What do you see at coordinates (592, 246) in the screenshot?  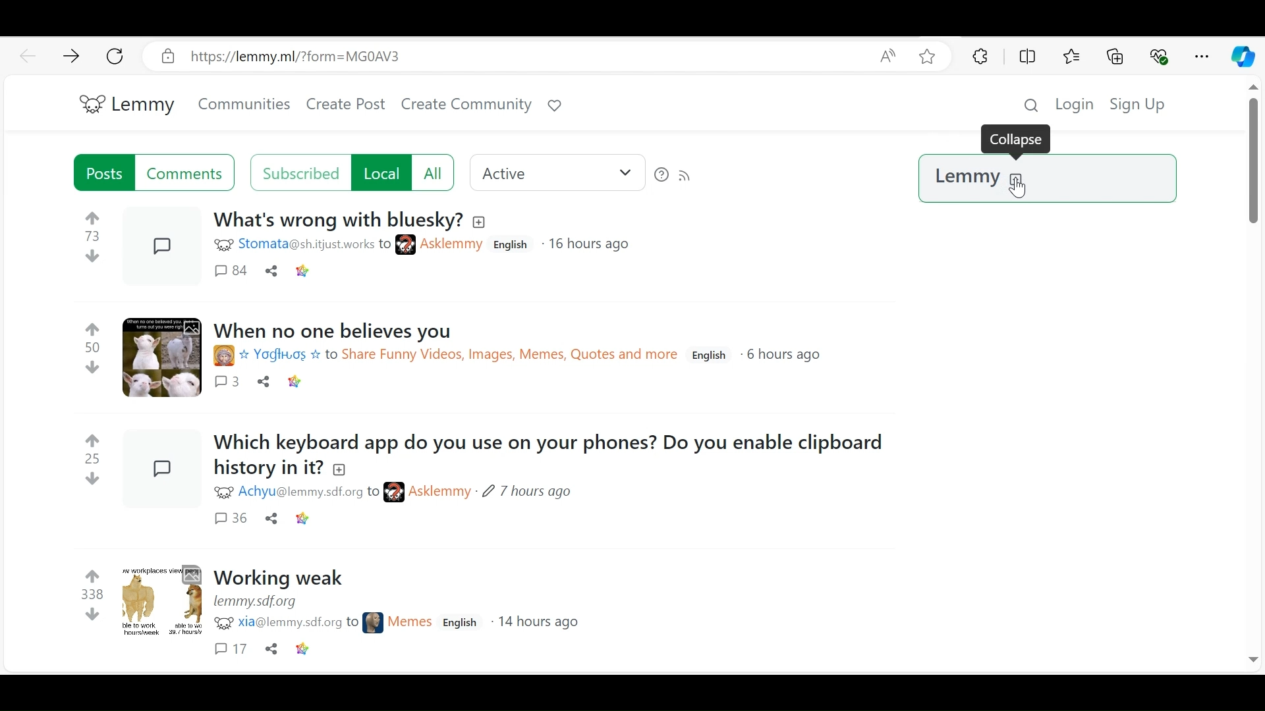 I see `Time posted` at bounding box center [592, 246].